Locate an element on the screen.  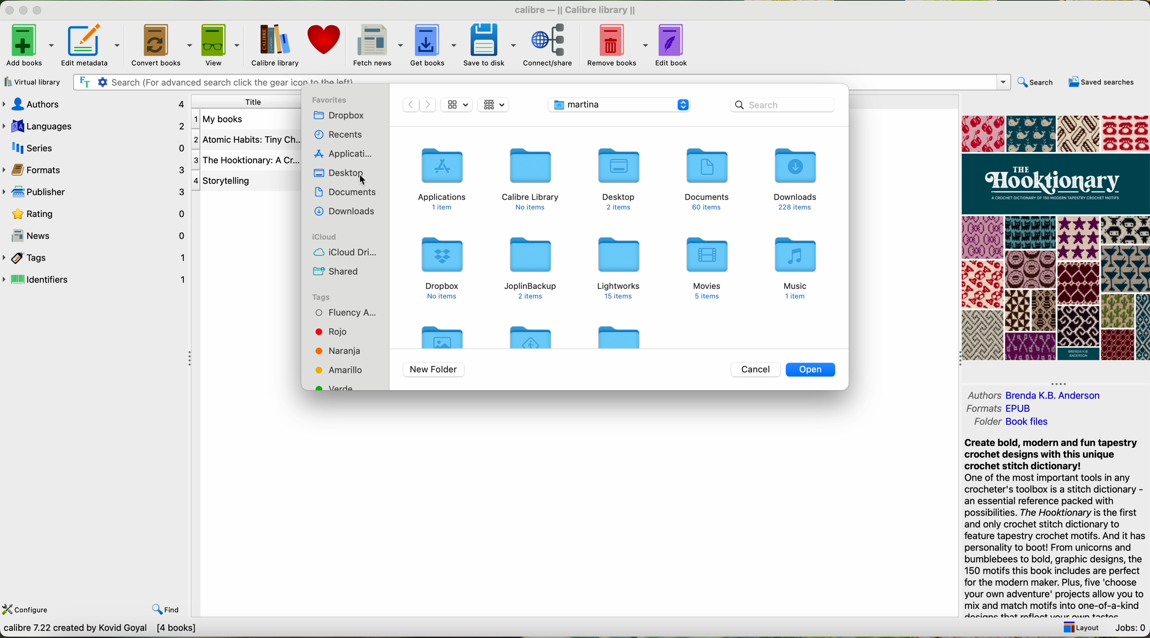
remove books is located at coordinates (618, 45).